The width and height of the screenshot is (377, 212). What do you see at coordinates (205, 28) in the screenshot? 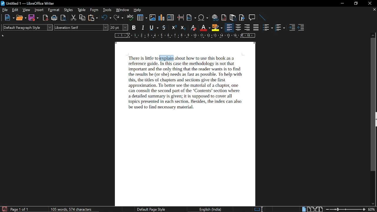
I see `text color` at bounding box center [205, 28].